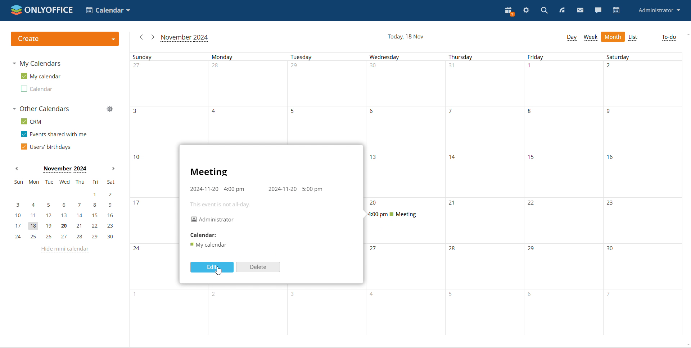 The image size is (691, 348). I want to click on tuesdays, so click(327, 99).